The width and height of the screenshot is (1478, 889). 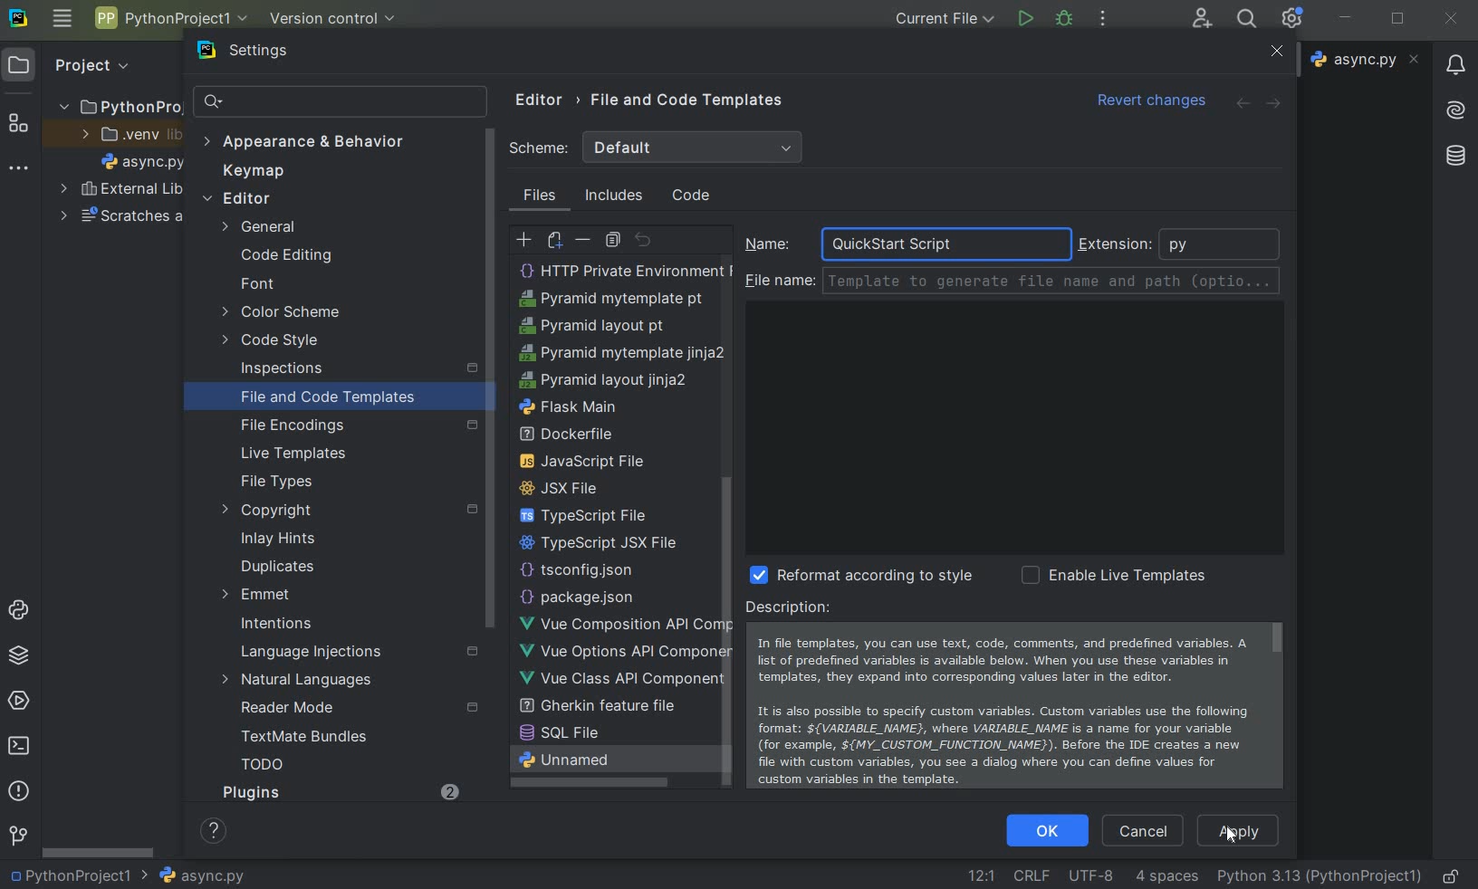 I want to click on HTTP Request scratch, so click(x=609, y=596).